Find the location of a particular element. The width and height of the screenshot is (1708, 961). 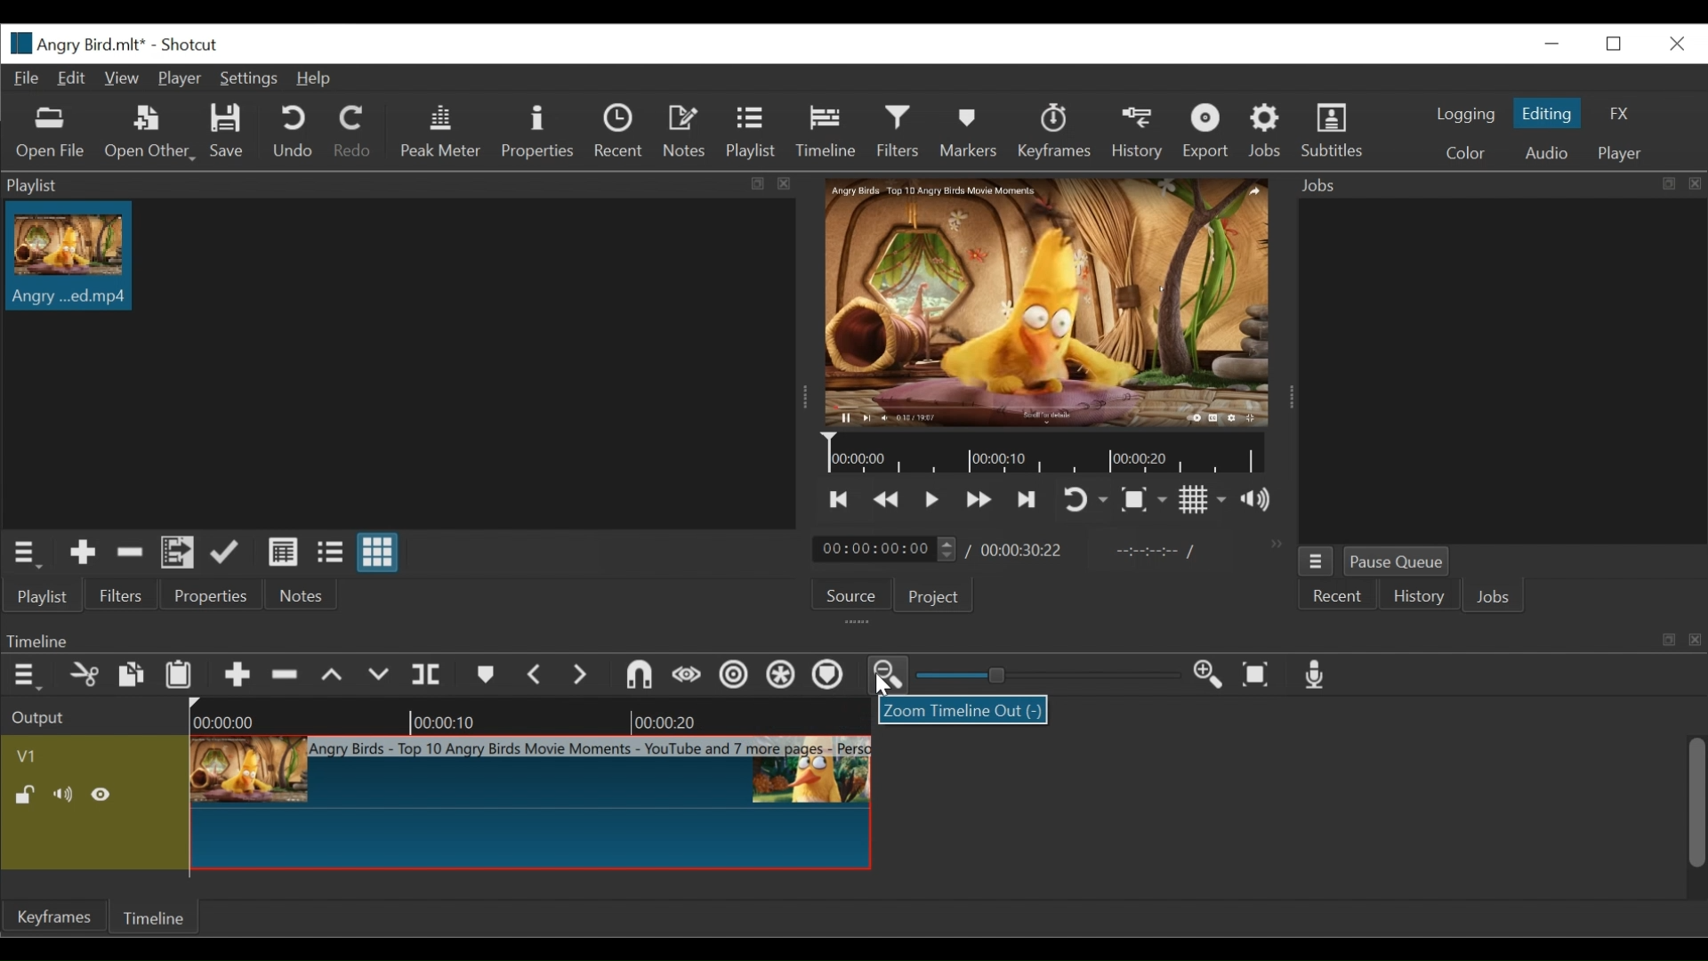

Markers is located at coordinates (485, 674).